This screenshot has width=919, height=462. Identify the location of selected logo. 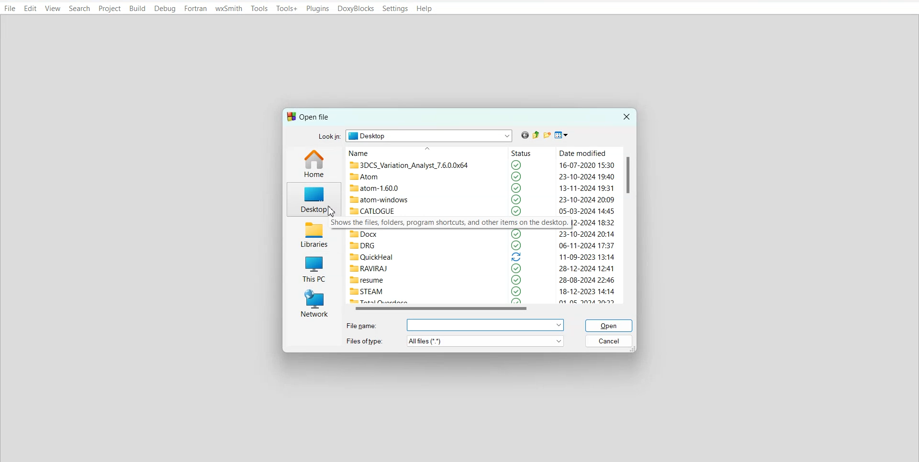
(516, 234).